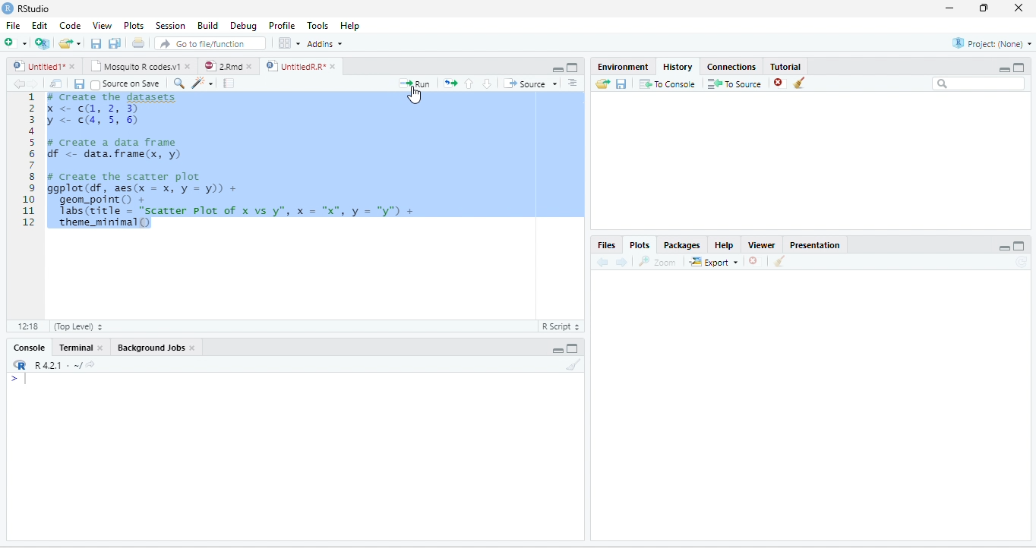 The image size is (1036, 548). I want to click on R, so click(19, 364).